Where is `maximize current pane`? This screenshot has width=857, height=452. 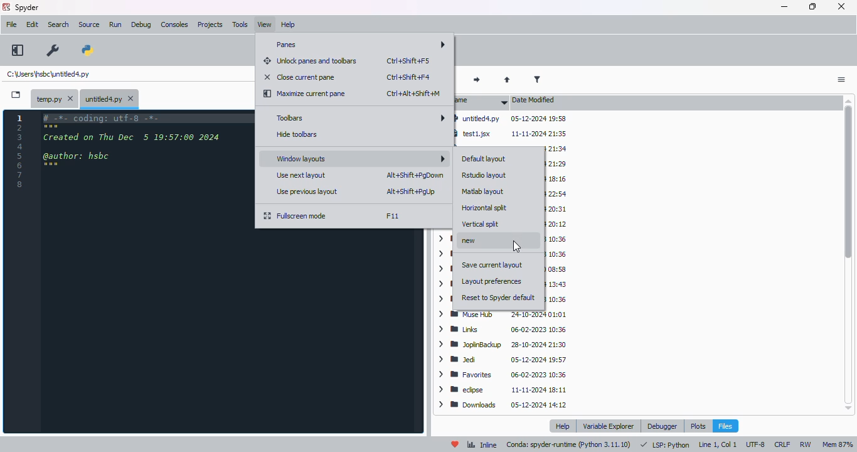 maximize current pane is located at coordinates (306, 94).